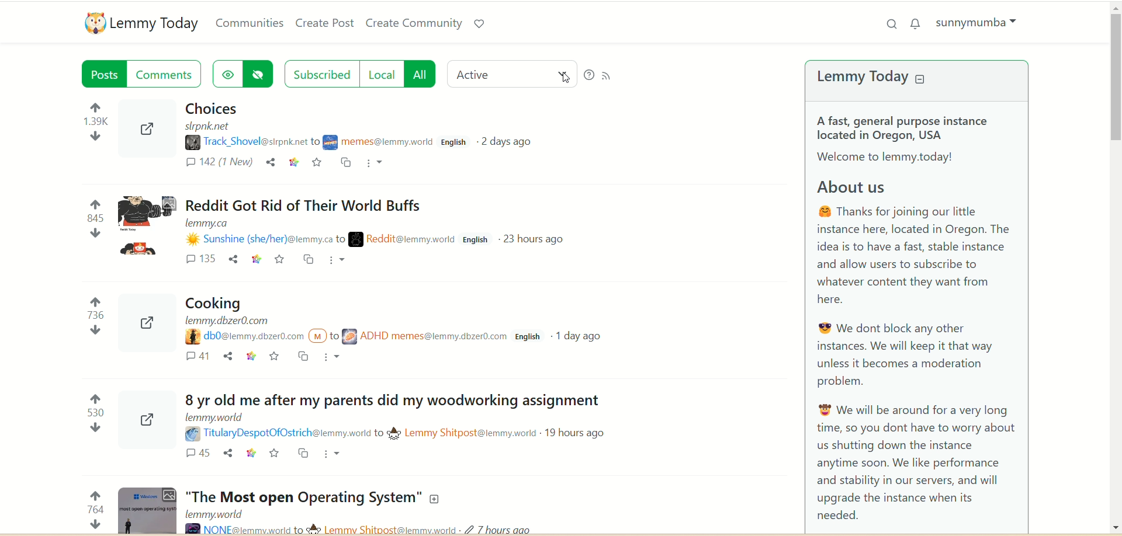 Image resolution: width=1122 pixels, height=536 pixels. I want to click on comments, so click(168, 74).